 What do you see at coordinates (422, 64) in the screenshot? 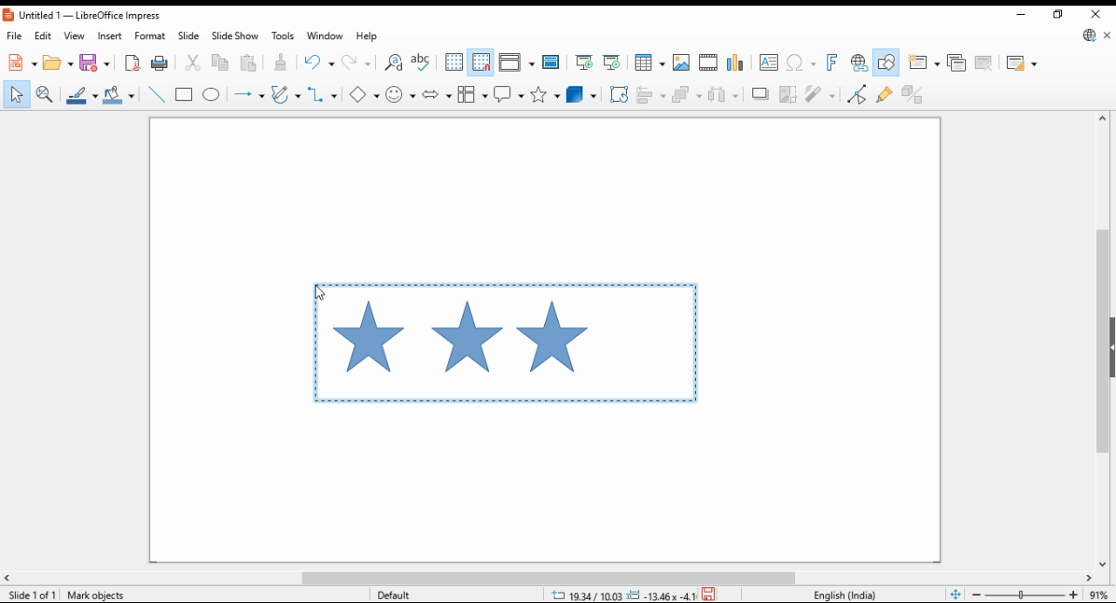
I see `check spelling` at bounding box center [422, 64].